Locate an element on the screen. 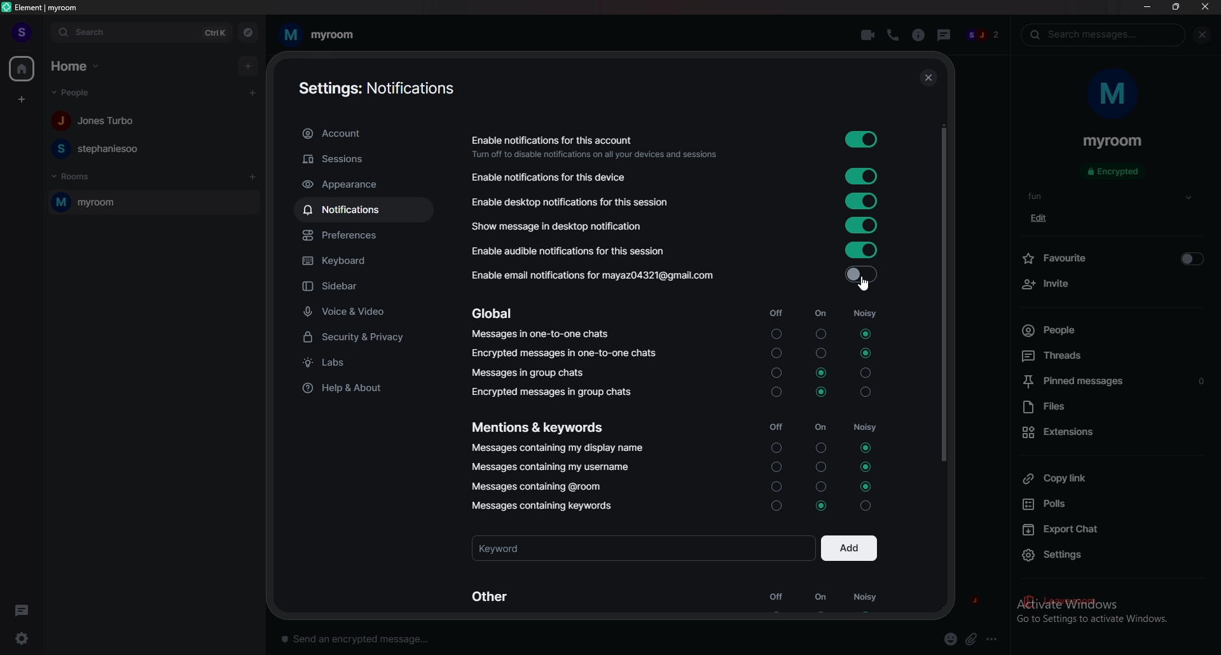 This screenshot has height=655, width=1221. messages in group chats is located at coordinates (532, 372).